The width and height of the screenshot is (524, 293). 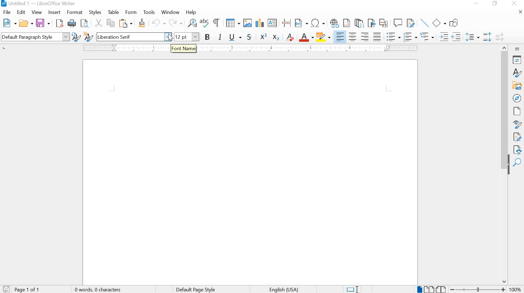 I want to click on ITALIC, so click(x=221, y=36).